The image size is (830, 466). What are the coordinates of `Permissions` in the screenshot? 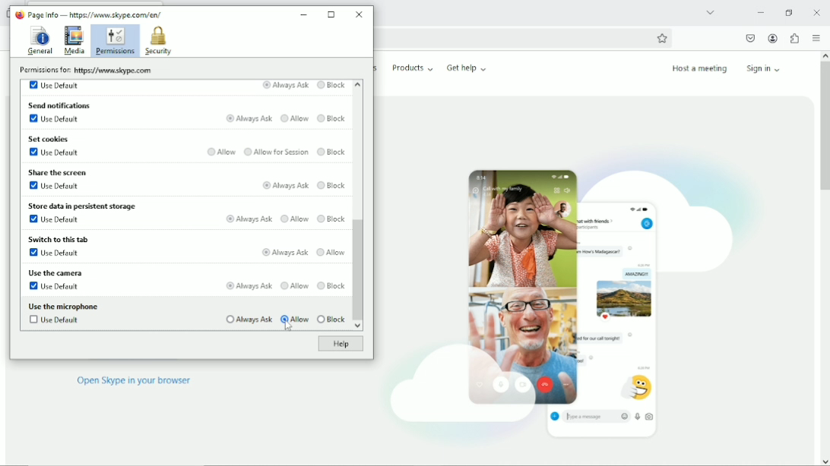 It's located at (114, 41).